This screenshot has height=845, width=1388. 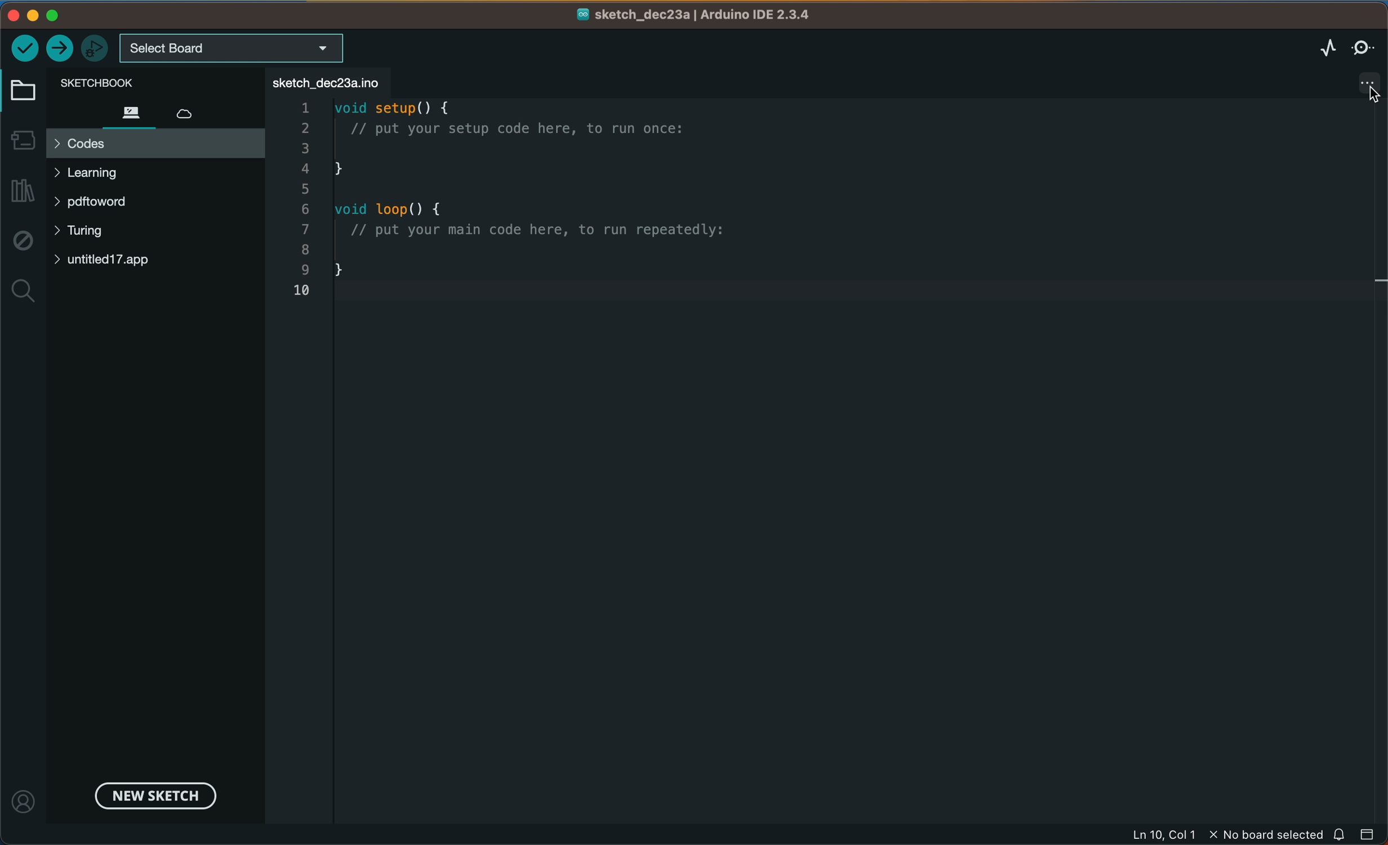 What do you see at coordinates (25, 795) in the screenshot?
I see `profile` at bounding box center [25, 795].